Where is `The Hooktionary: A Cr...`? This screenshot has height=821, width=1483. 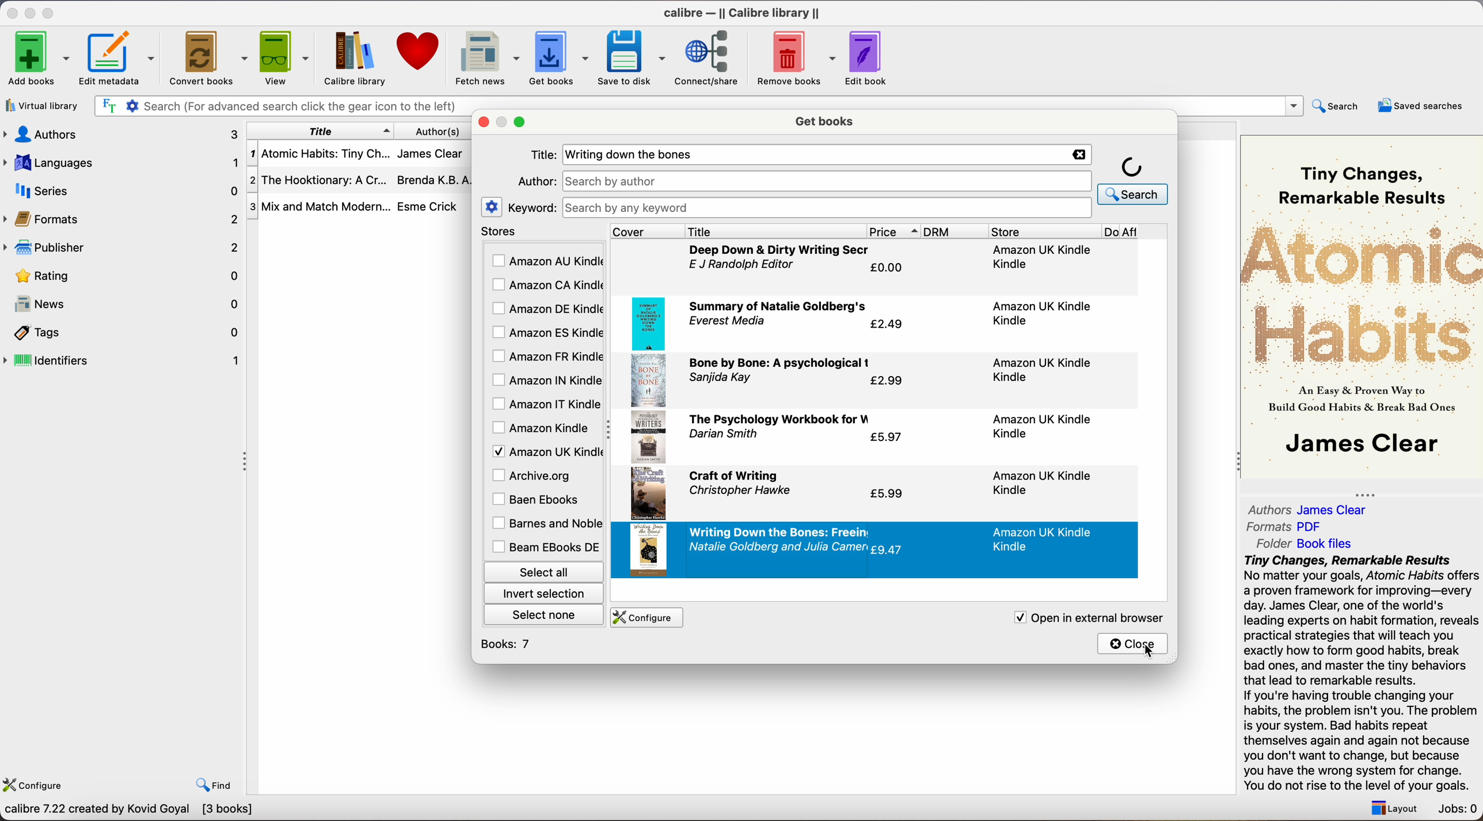
The Hooktionary: A Cr... is located at coordinates (319, 182).